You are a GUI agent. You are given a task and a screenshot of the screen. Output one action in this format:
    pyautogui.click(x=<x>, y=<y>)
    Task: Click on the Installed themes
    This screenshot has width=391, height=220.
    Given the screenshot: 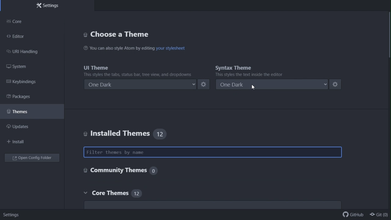 What is the action you would take?
    pyautogui.click(x=123, y=132)
    